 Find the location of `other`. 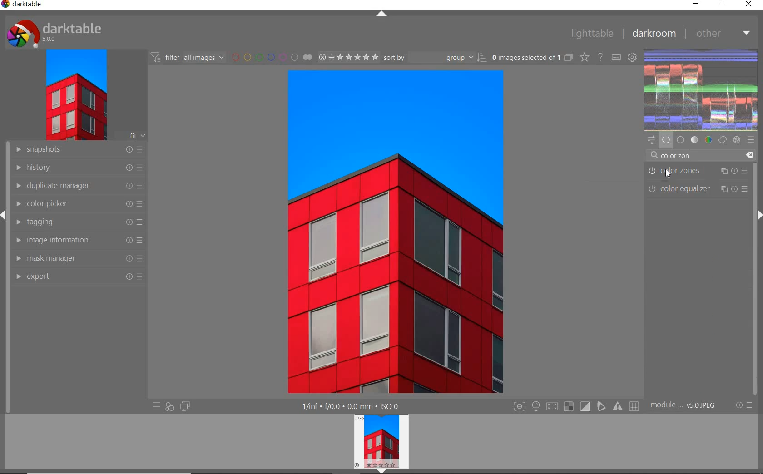

other is located at coordinates (723, 33).